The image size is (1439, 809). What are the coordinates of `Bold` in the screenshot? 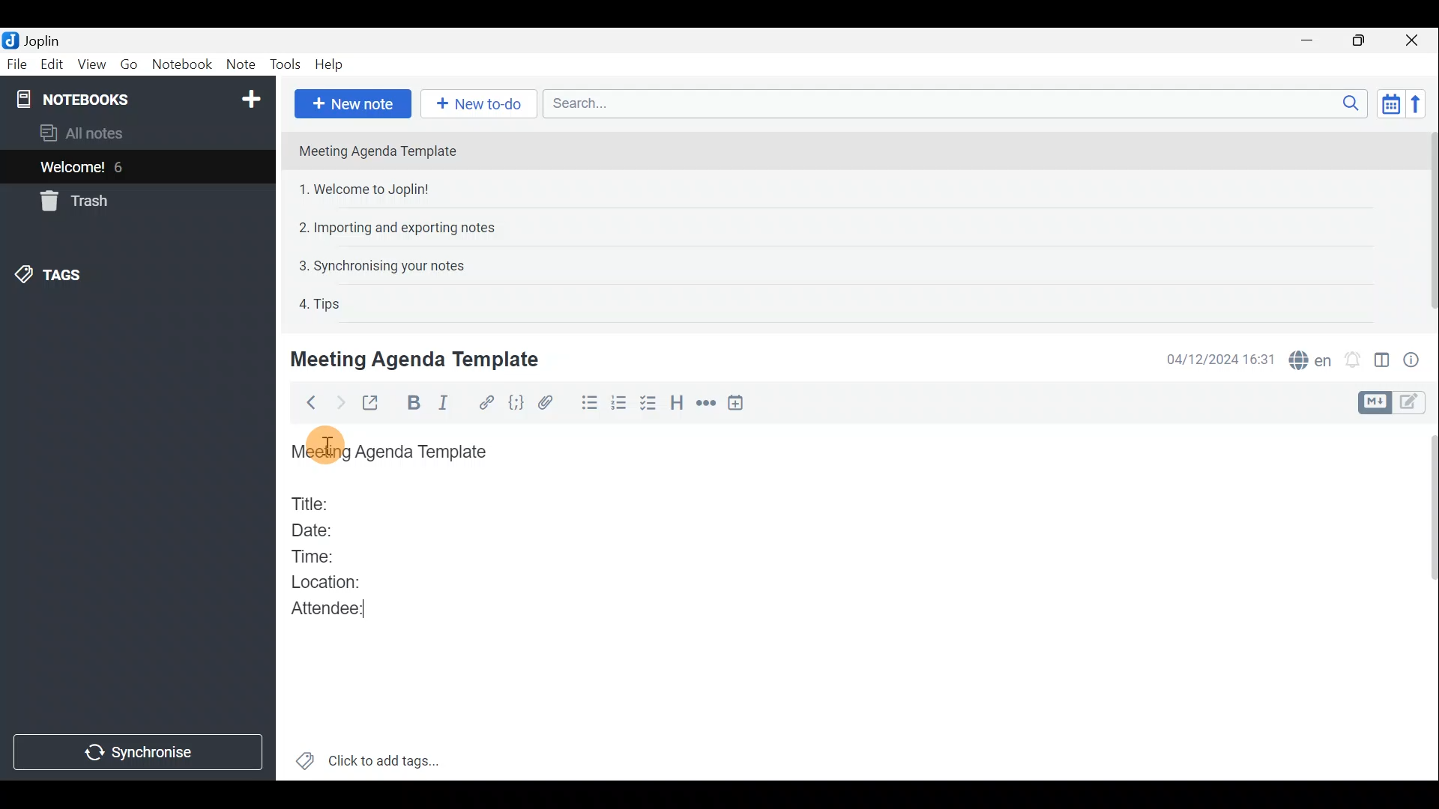 It's located at (414, 403).